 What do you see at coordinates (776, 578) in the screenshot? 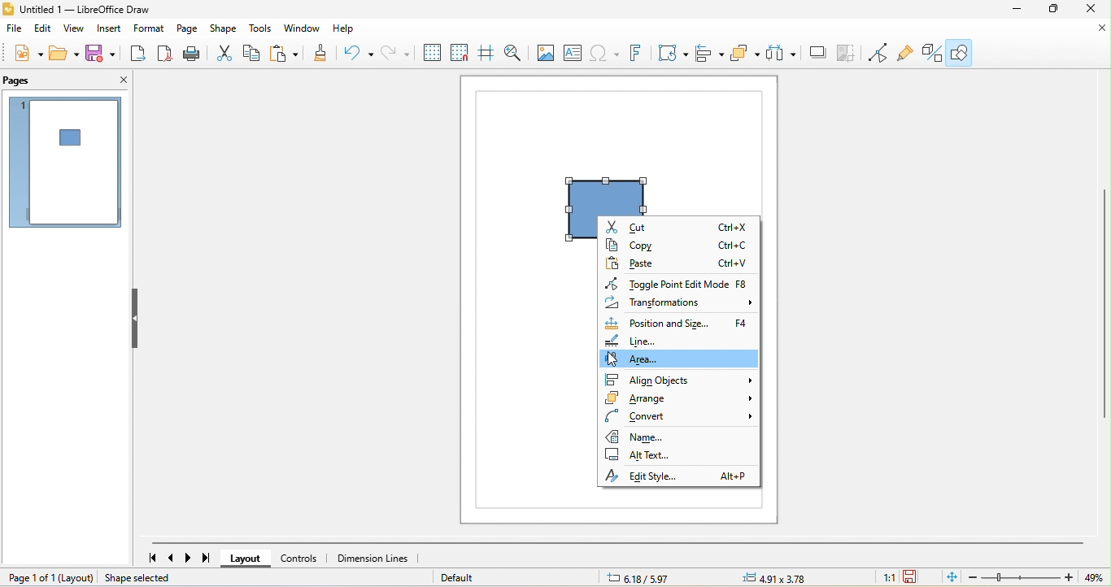
I see `4.91/3.78` at bounding box center [776, 578].